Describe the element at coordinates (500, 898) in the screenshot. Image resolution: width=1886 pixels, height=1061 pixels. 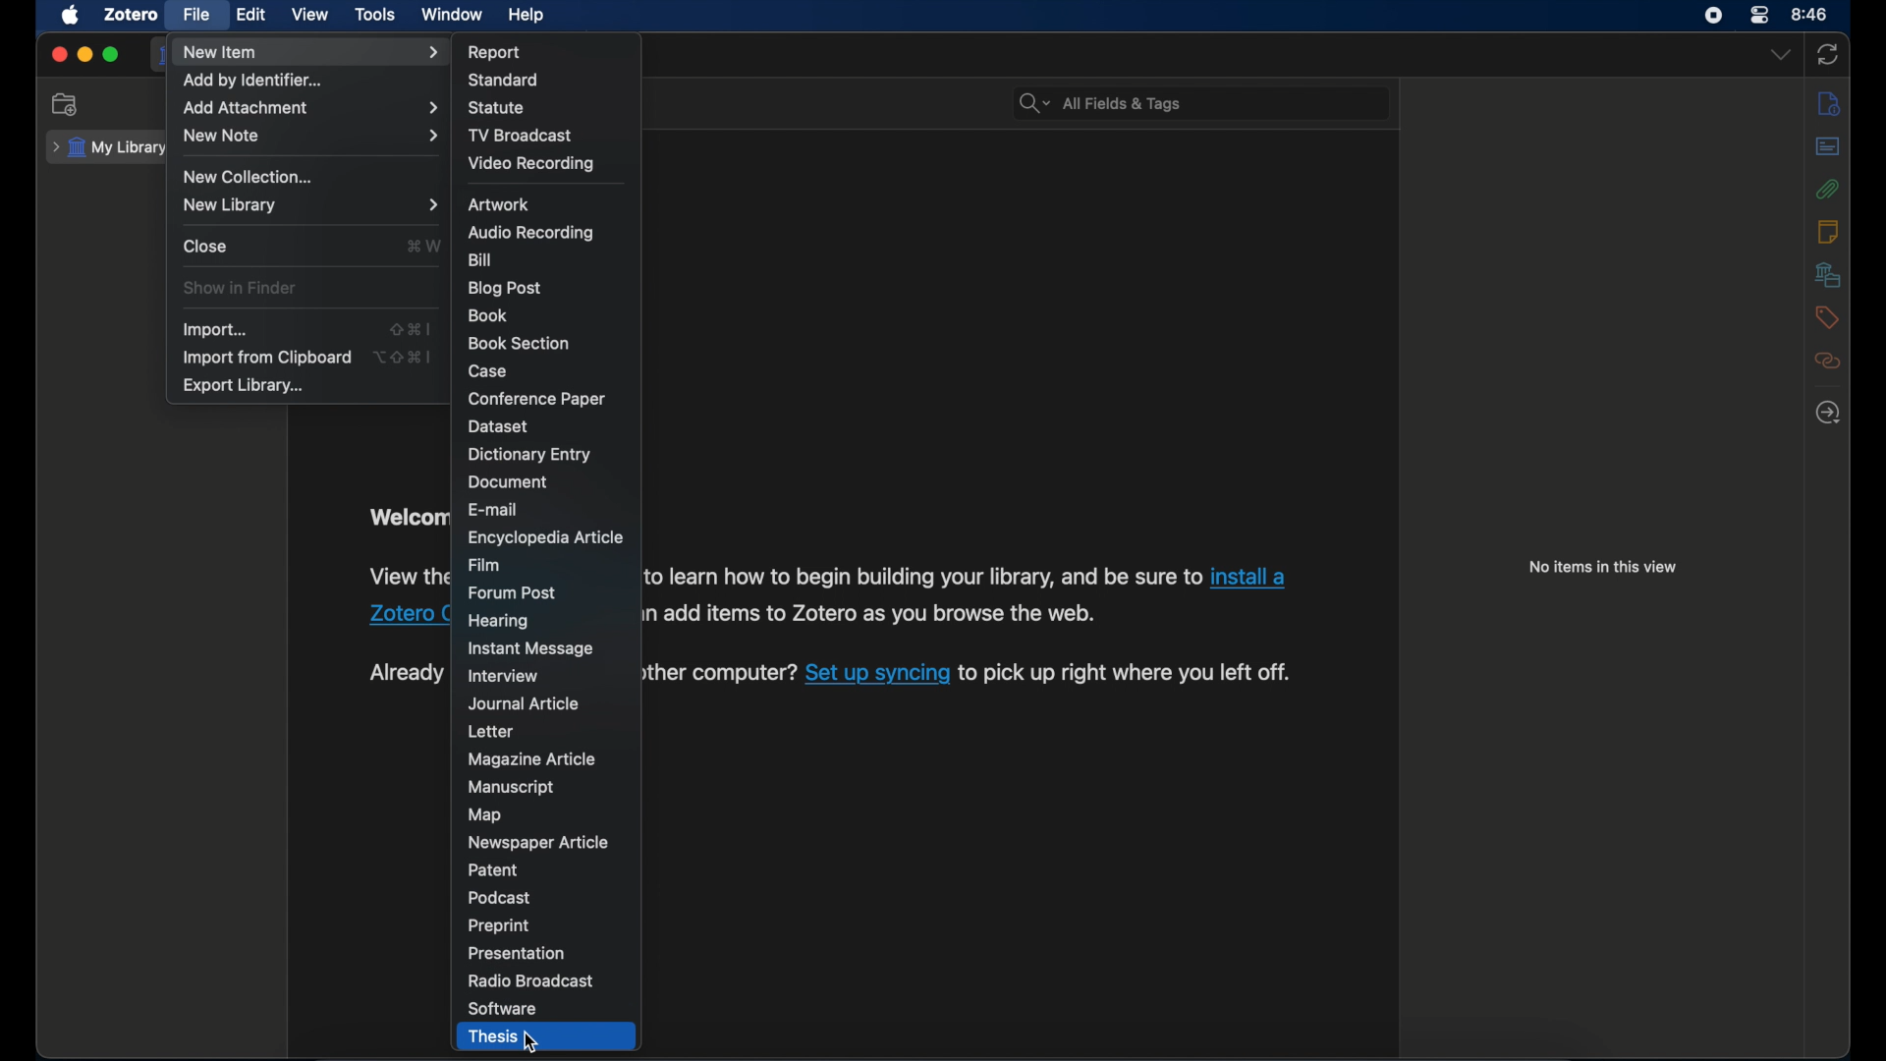
I see `podcast` at that location.